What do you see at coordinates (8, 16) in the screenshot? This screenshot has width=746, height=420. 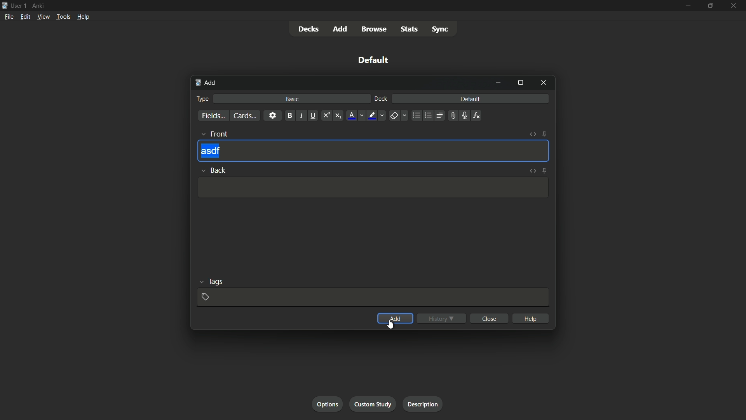 I see `file` at bounding box center [8, 16].